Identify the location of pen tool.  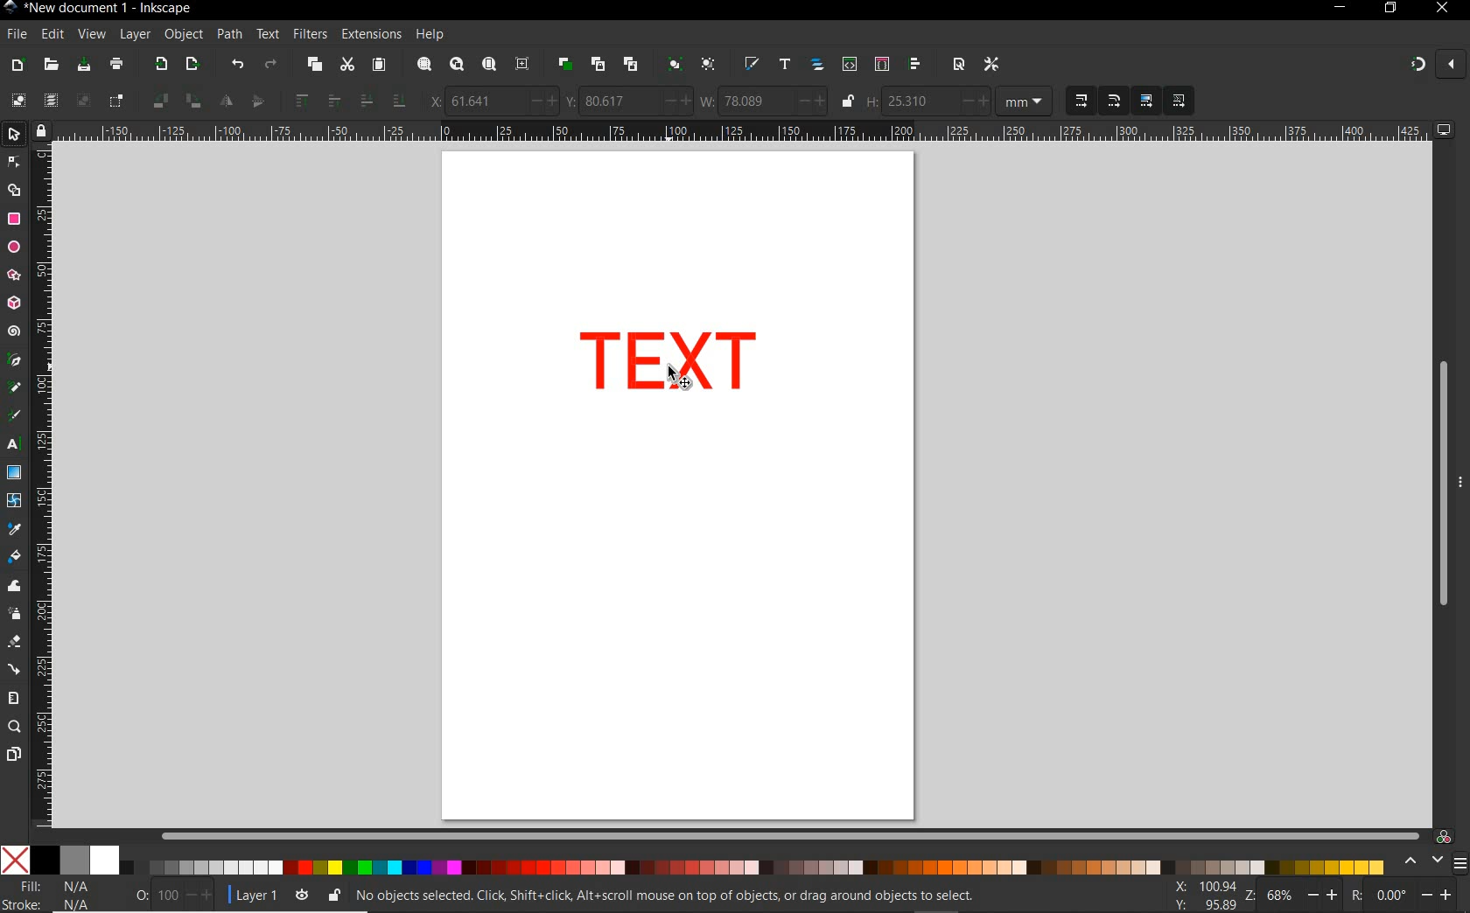
(13, 360).